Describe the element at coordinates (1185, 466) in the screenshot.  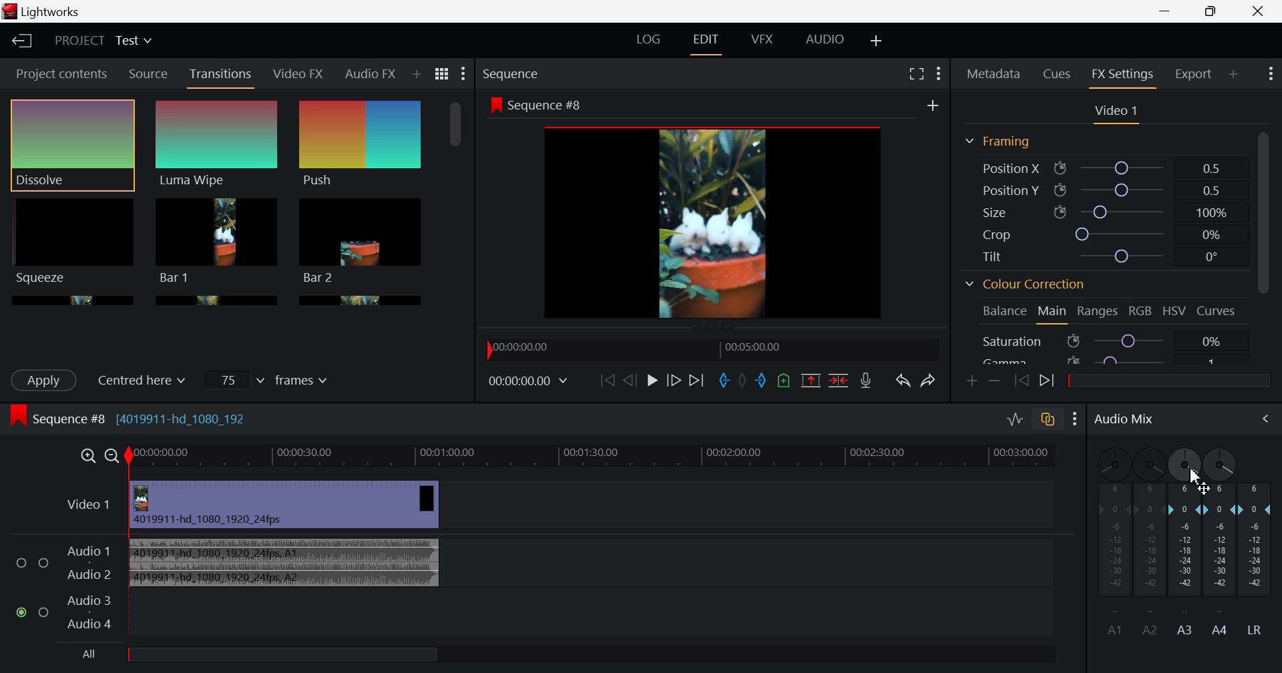
I see `Cursor MOUSE_DOWN on Adjust A3 Pan` at that location.